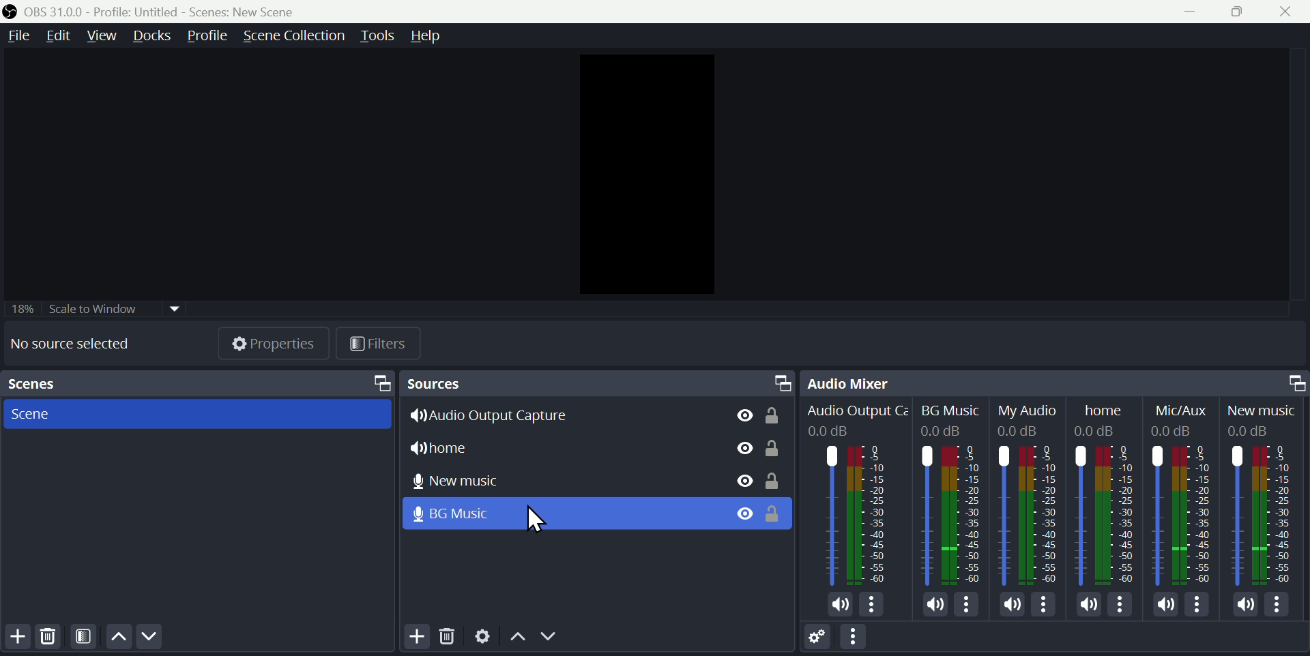 The height and width of the screenshot is (656, 1310). What do you see at coordinates (379, 382) in the screenshot?
I see `maximize` at bounding box center [379, 382].